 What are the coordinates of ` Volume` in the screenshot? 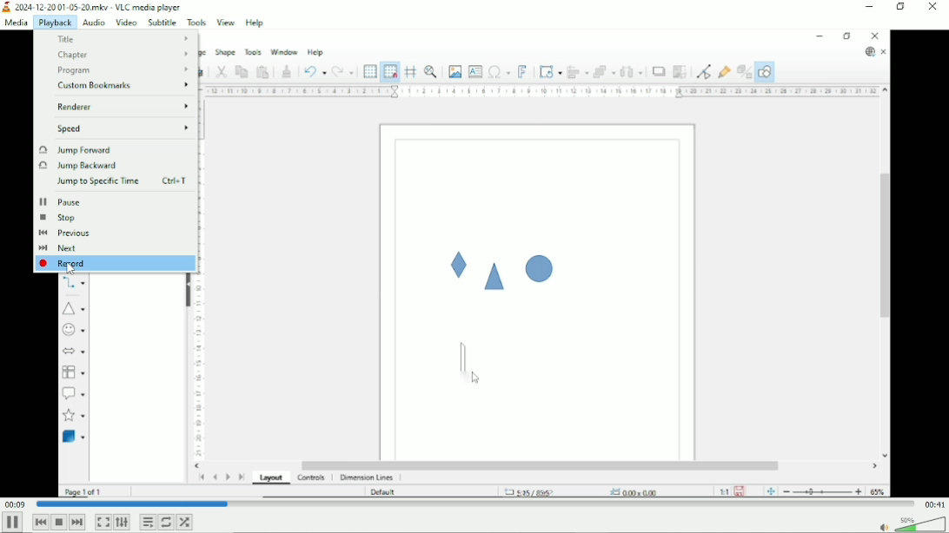 It's located at (920, 523).